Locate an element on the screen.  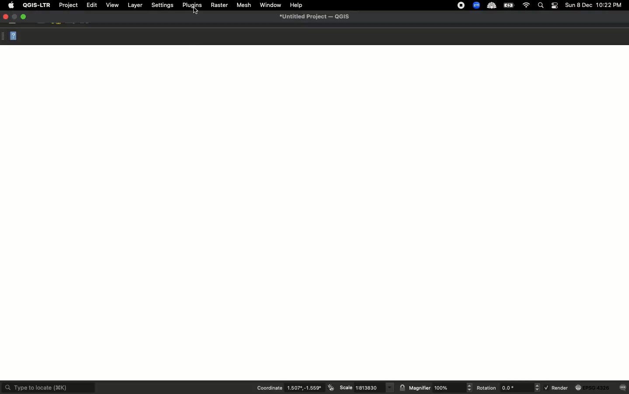
Rotation is located at coordinates (487, 388).